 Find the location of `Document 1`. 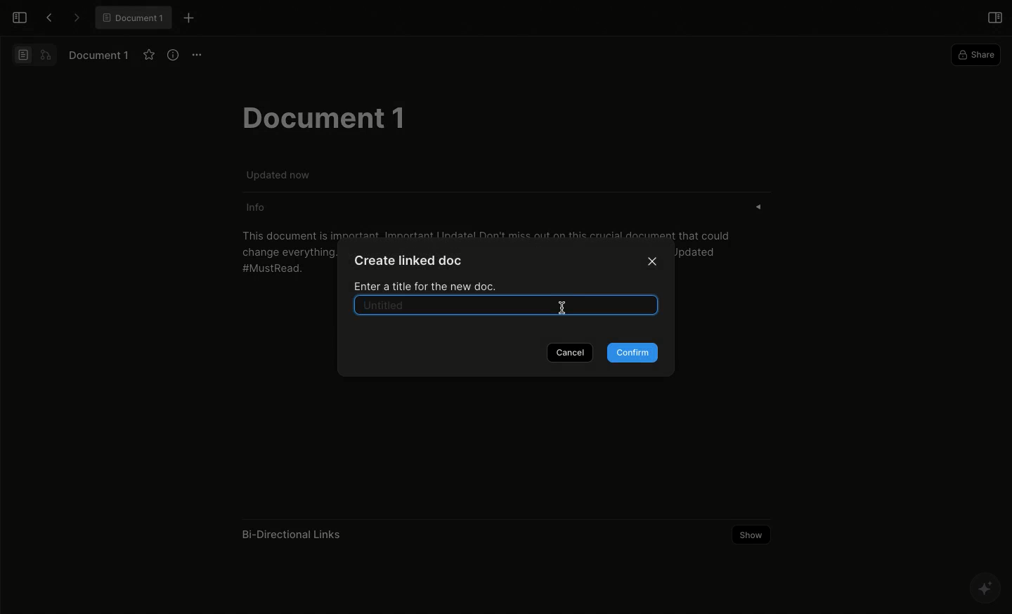

Document 1 is located at coordinates (100, 55).